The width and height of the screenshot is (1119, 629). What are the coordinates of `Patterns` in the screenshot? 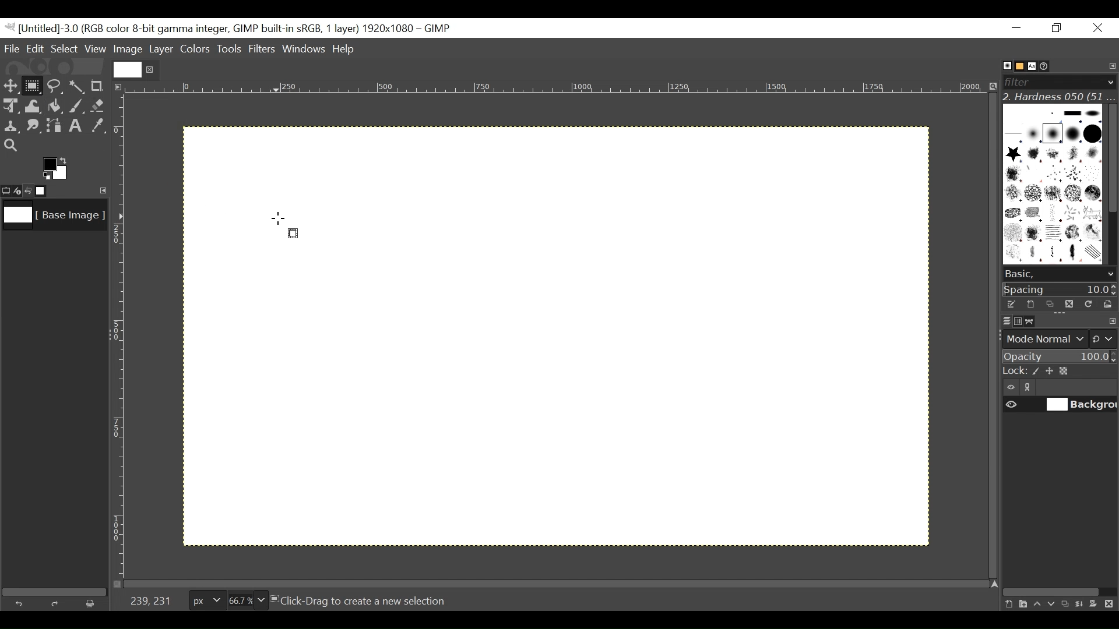 It's located at (1049, 186).